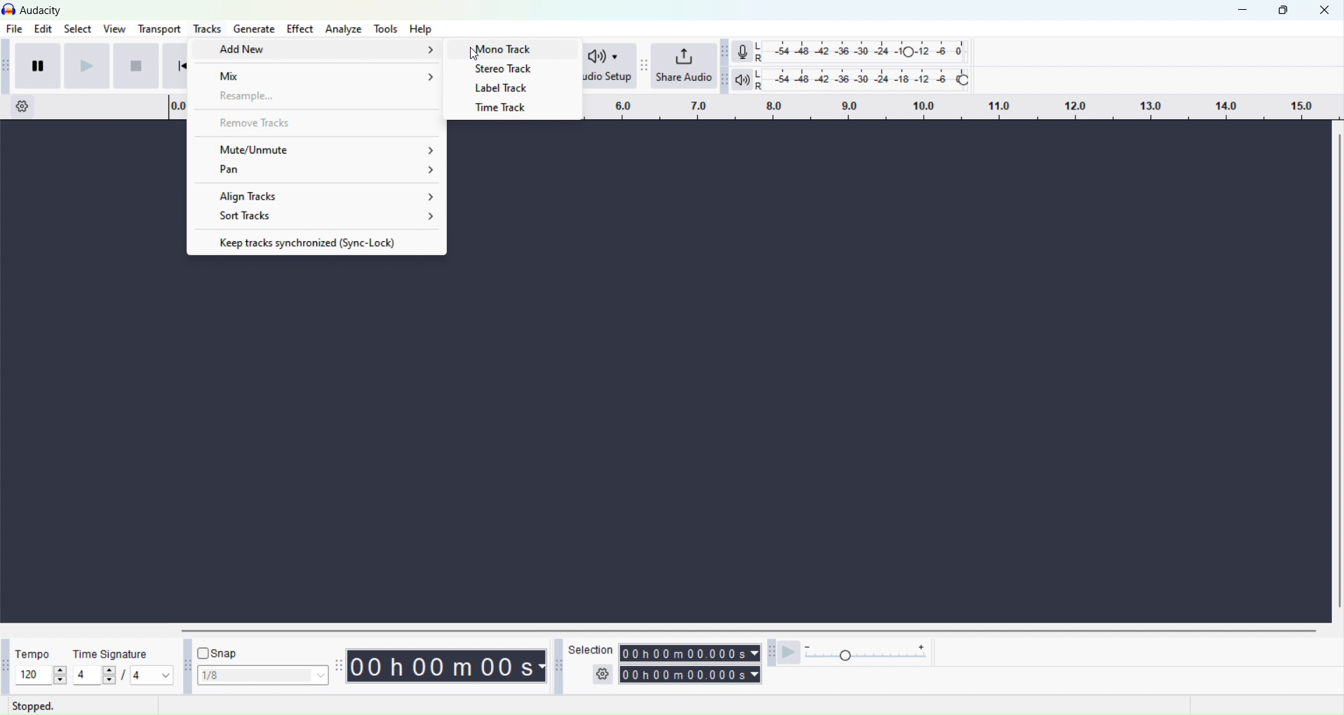  What do you see at coordinates (318, 98) in the screenshot?
I see `Resemble` at bounding box center [318, 98].